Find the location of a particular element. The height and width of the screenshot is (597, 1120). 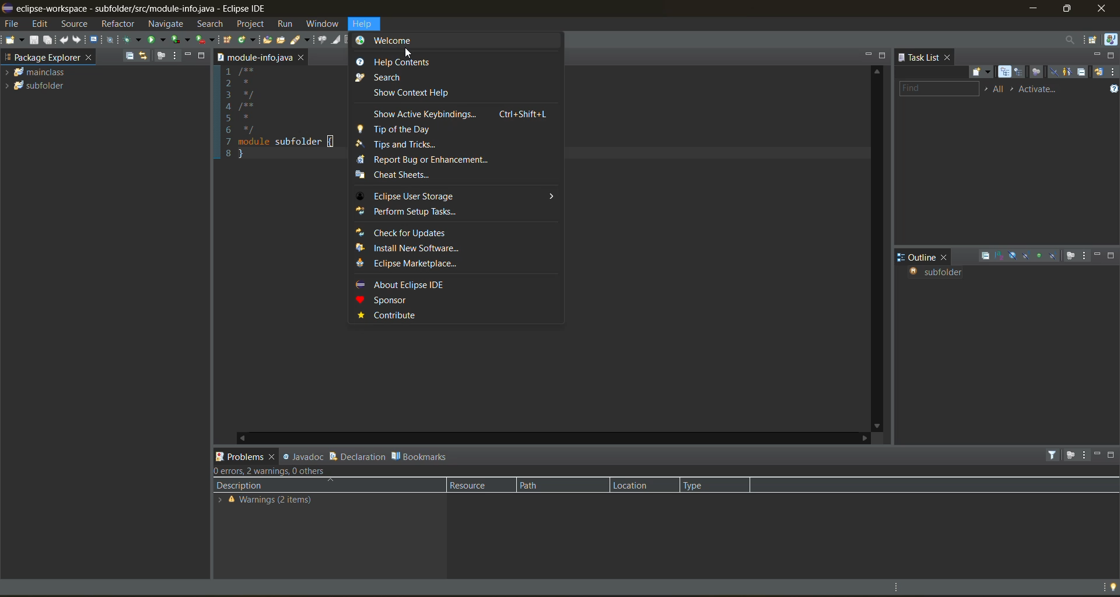

close is located at coordinates (950, 58).